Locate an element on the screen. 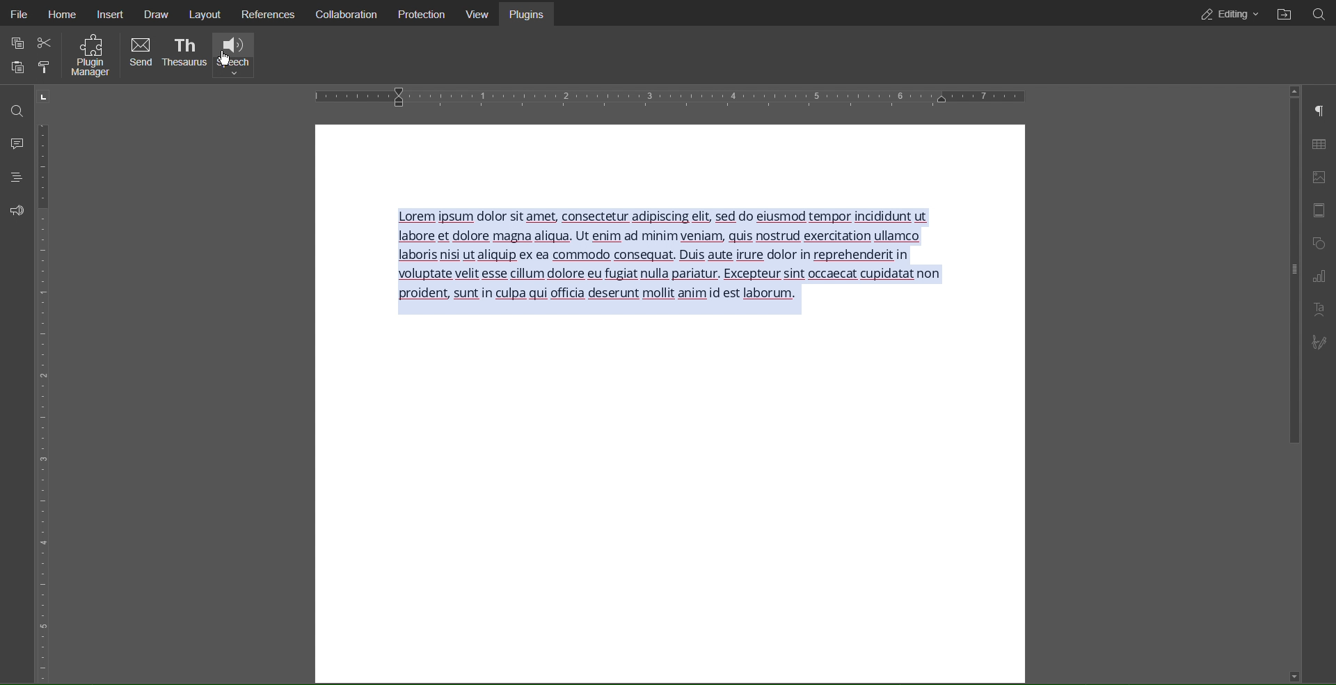  Graph Settings is located at coordinates (1318, 276).